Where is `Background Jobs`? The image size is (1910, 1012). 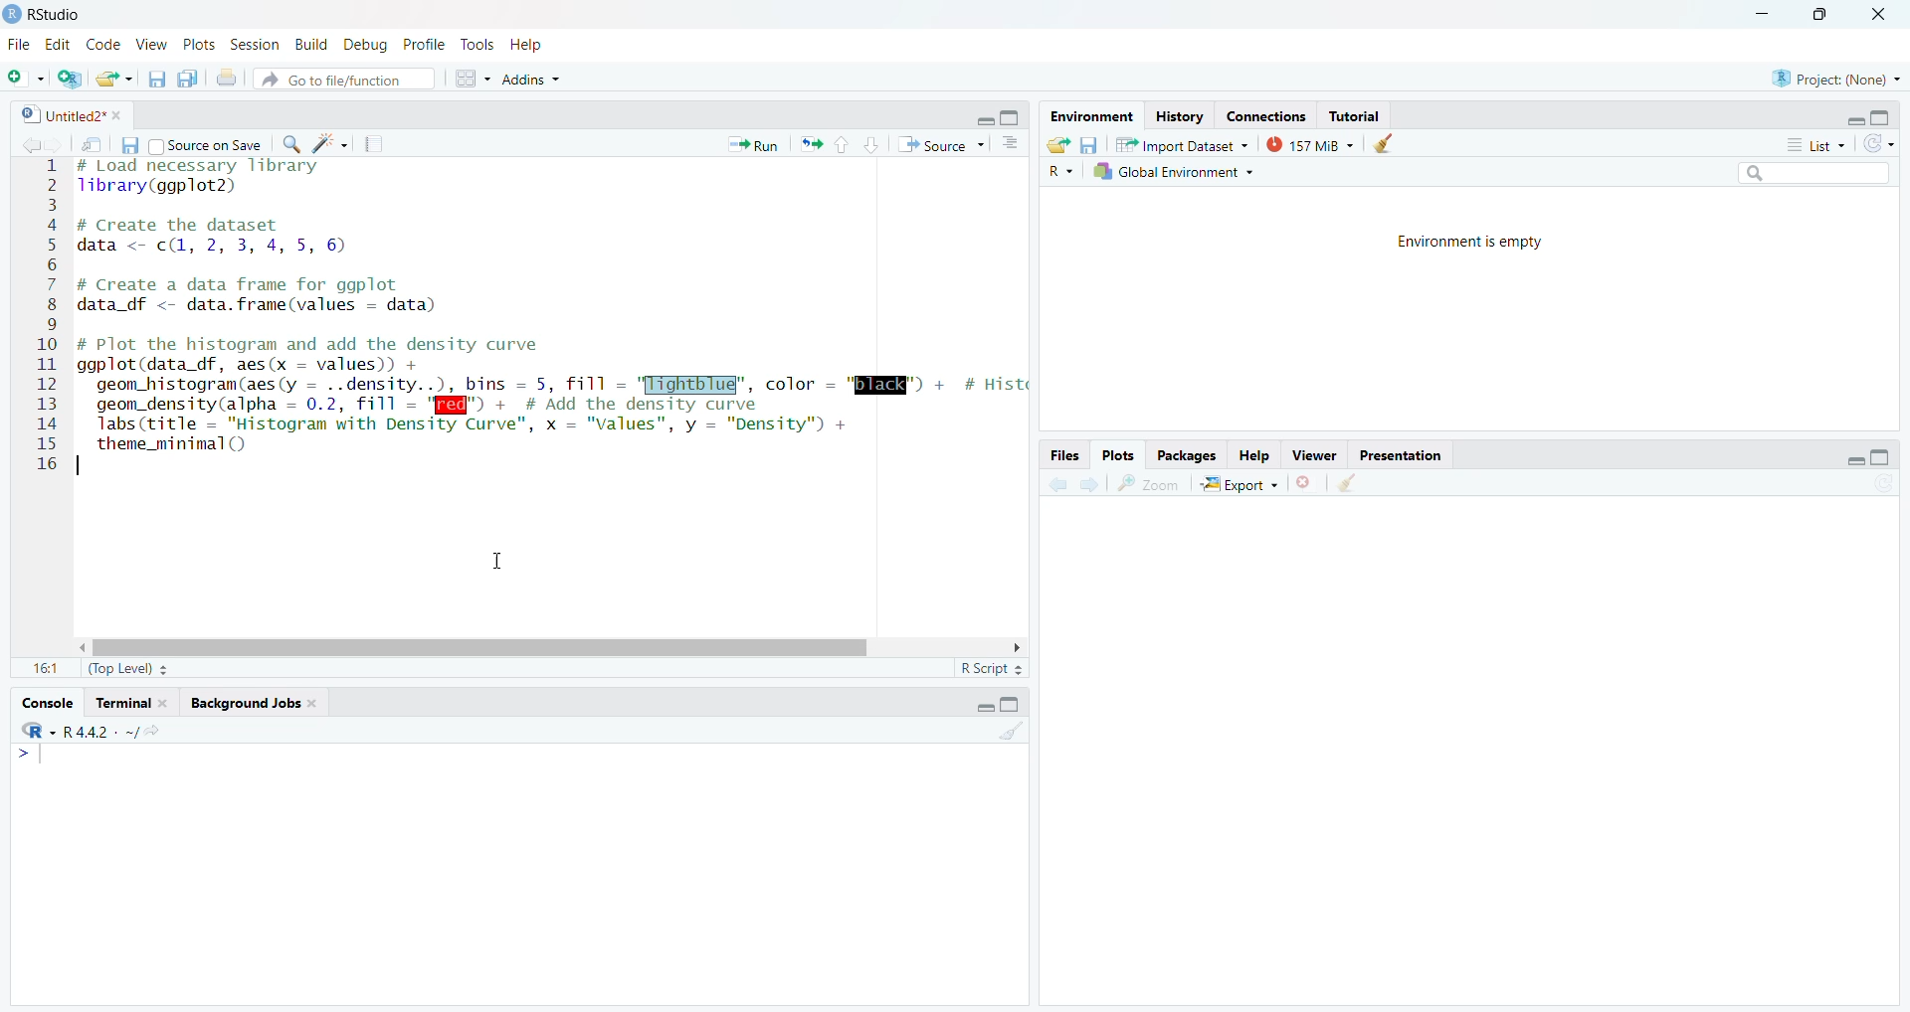
Background Jobs is located at coordinates (241, 702).